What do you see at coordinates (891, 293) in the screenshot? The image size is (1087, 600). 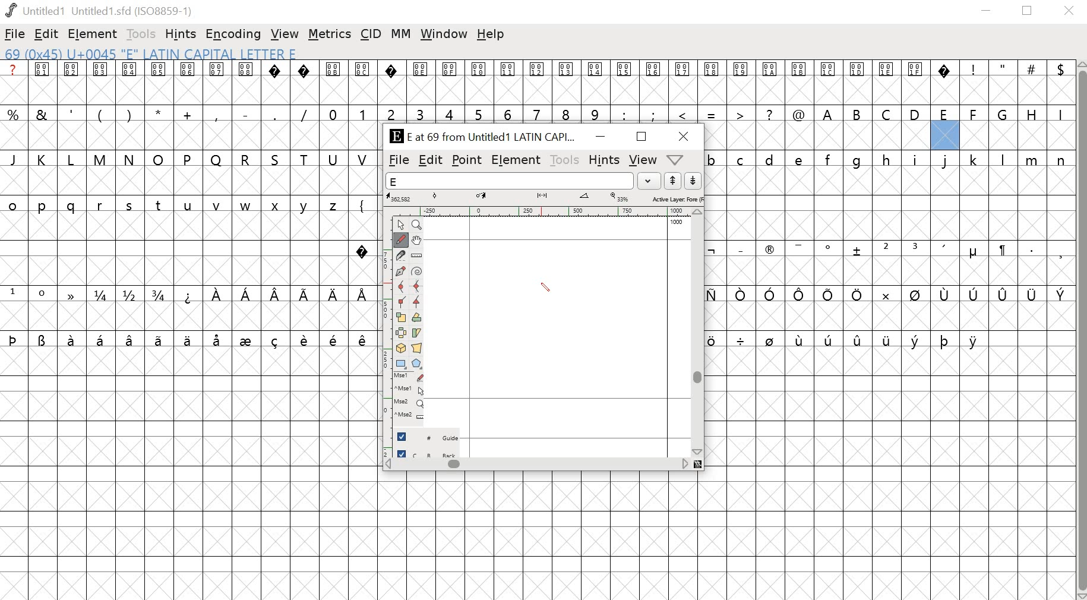 I see `special characters` at bounding box center [891, 293].